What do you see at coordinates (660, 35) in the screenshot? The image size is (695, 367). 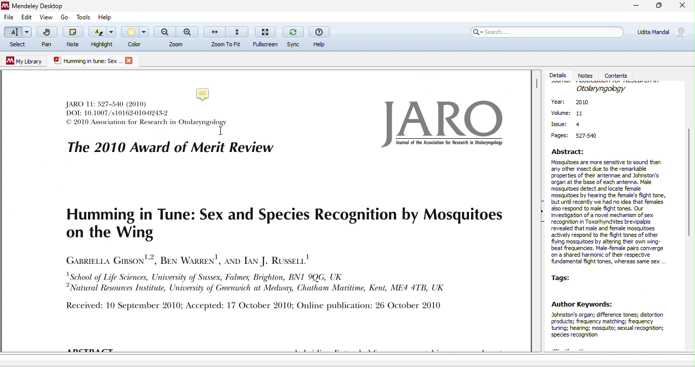 I see `account` at bounding box center [660, 35].